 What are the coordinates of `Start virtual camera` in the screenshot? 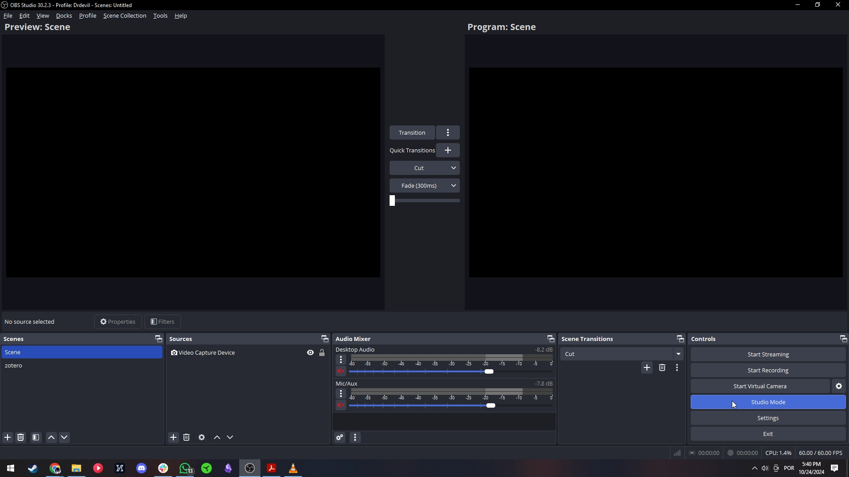 It's located at (761, 386).